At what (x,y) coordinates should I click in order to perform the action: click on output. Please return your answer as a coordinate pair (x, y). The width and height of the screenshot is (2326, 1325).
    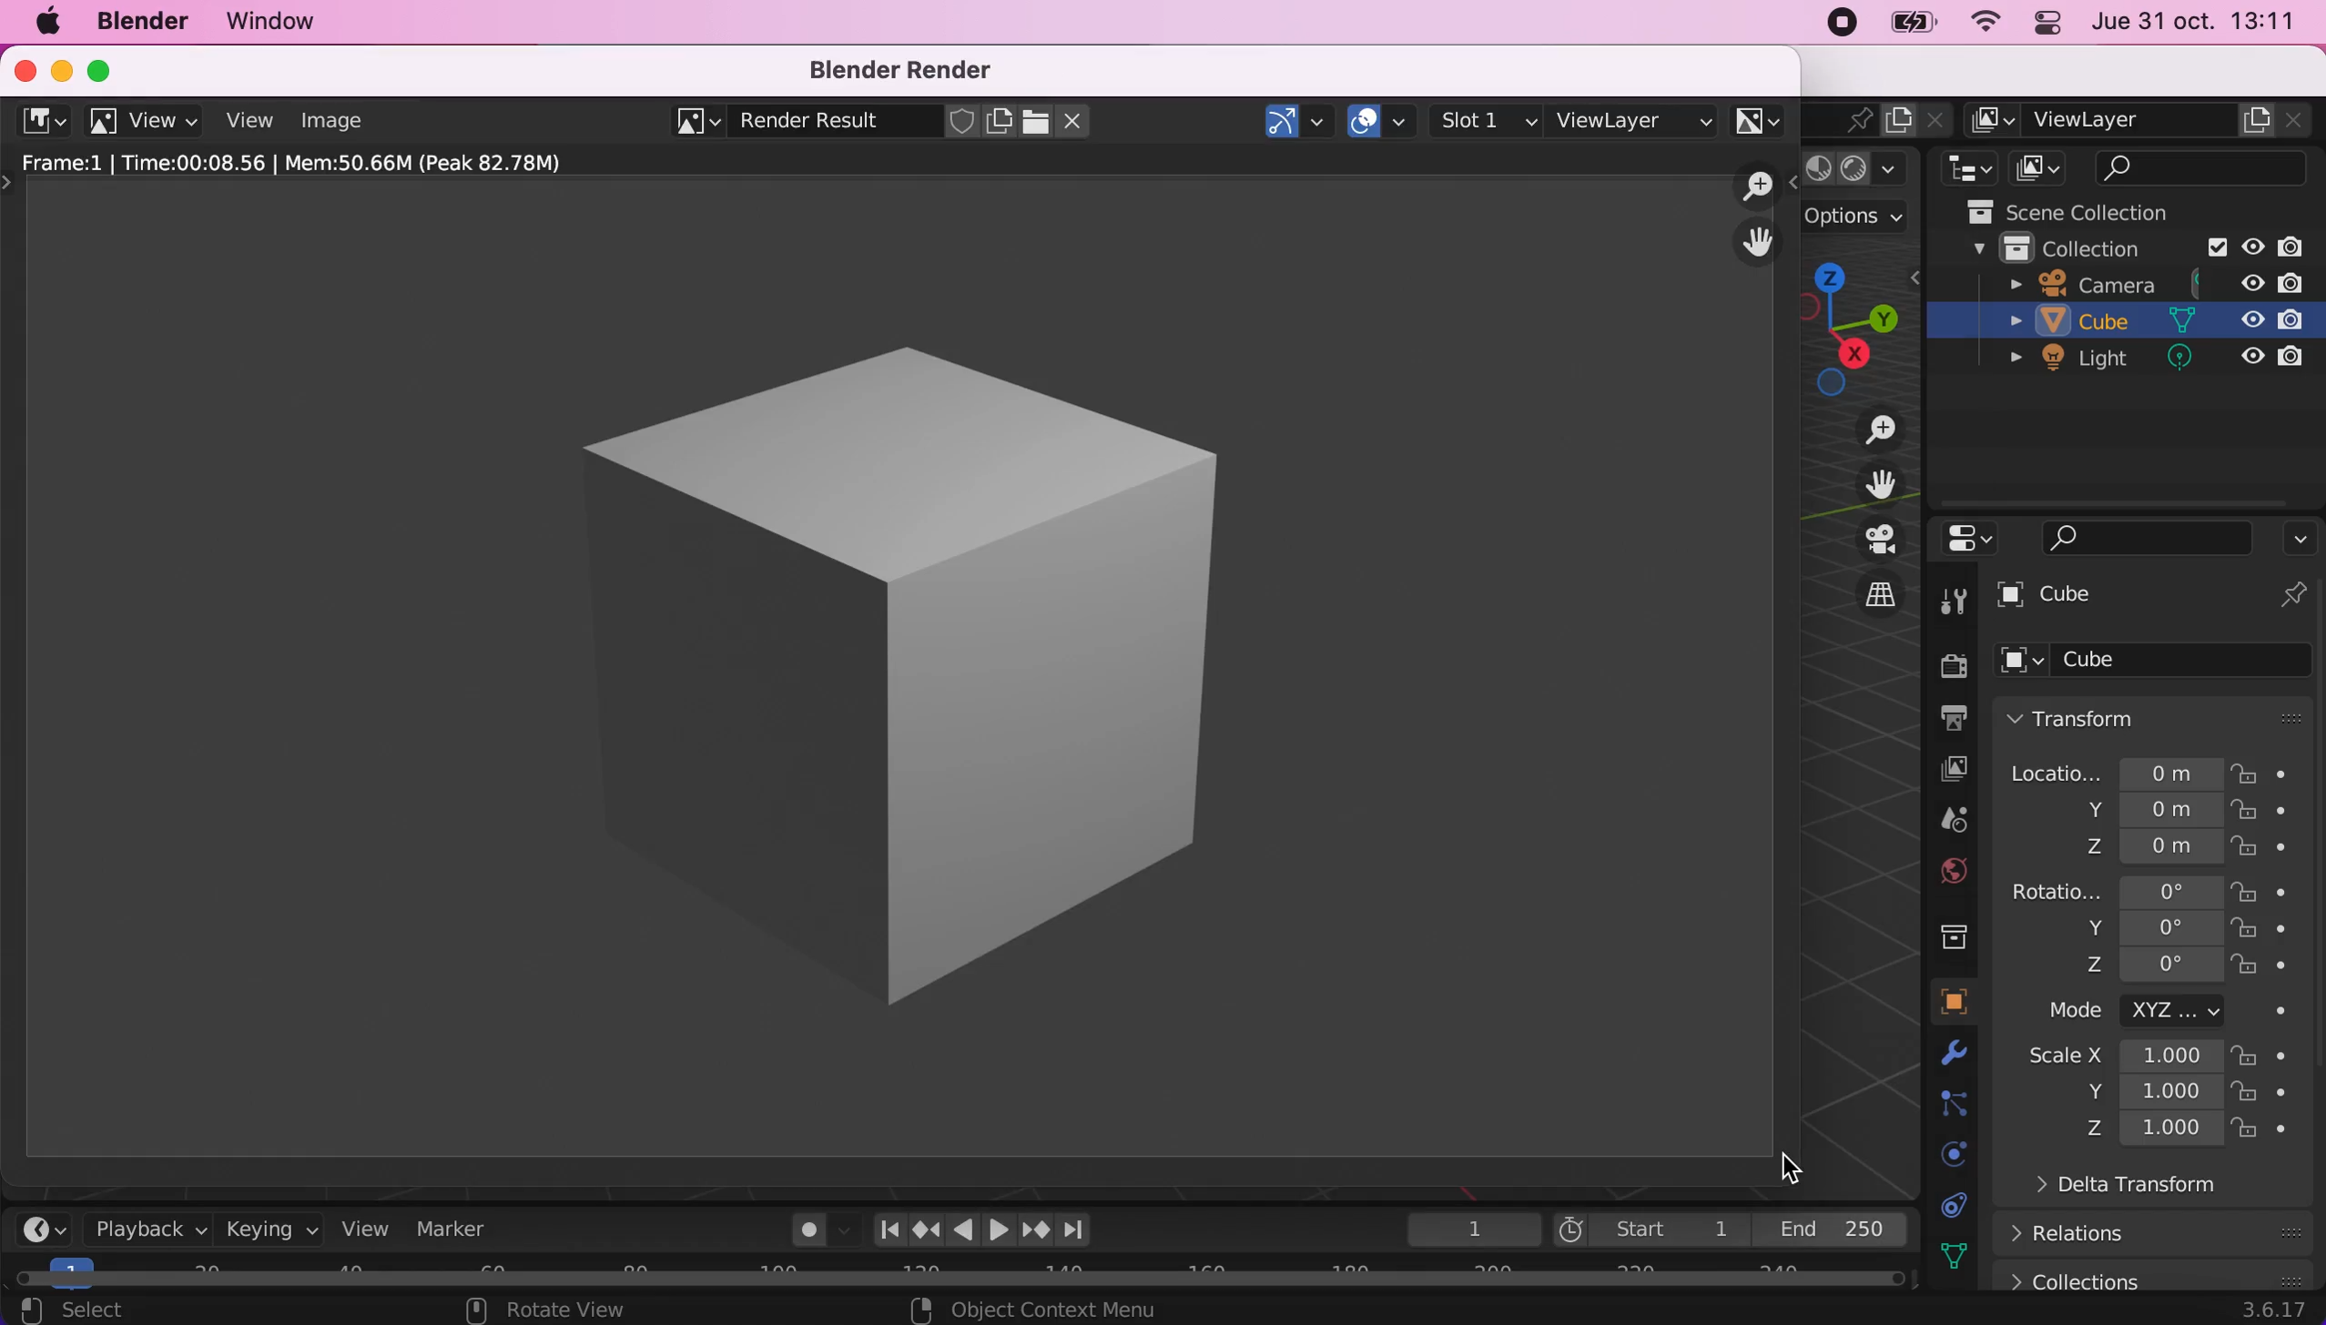
    Looking at the image, I should click on (1948, 721).